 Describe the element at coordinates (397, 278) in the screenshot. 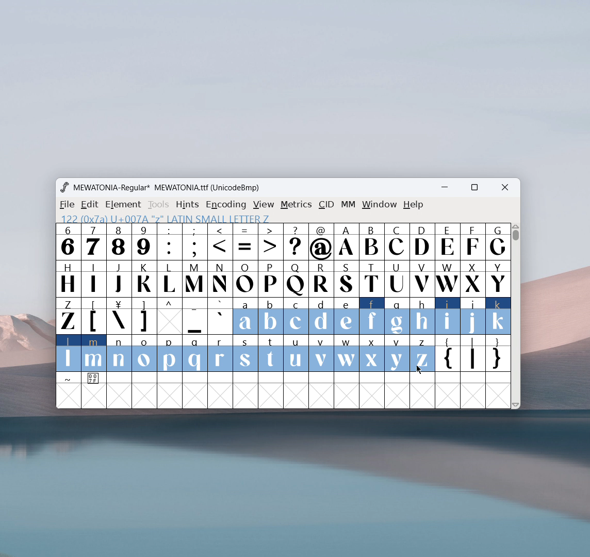

I see `U` at that location.